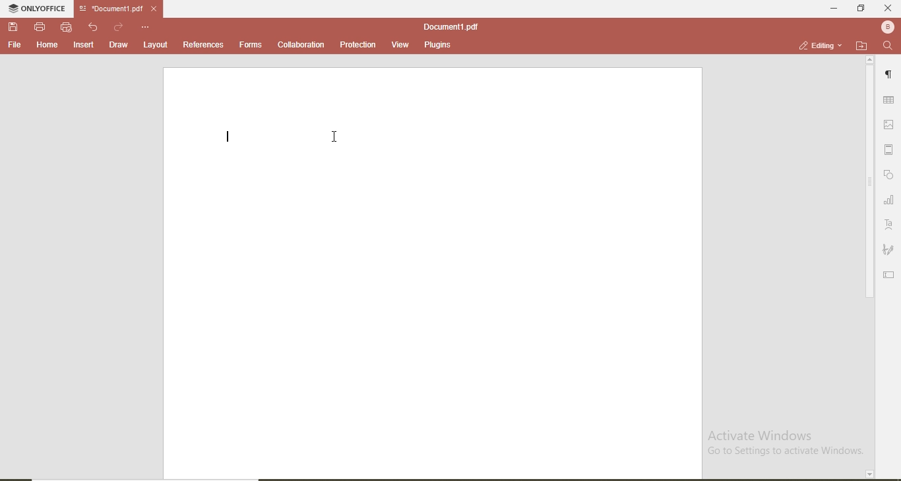  Describe the element at coordinates (890, 223) in the screenshot. I see `text` at that location.